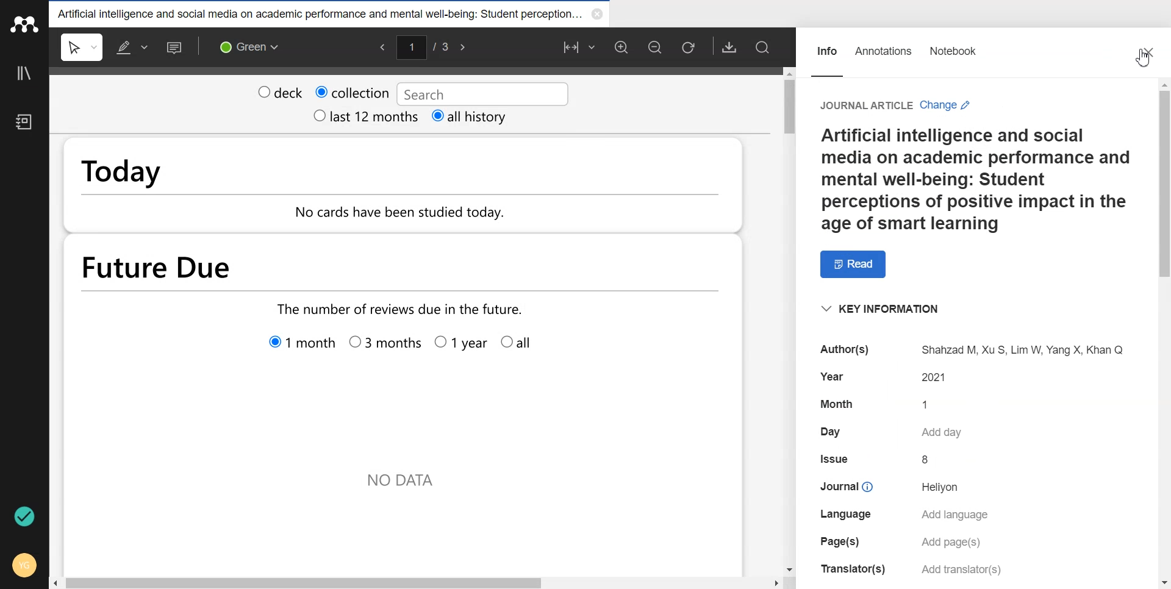 The height and width of the screenshot is (589, 1171). What do you see at coordinates (1134, 62) in the screenshot?
I see `Cursor` at bounding box center [1134, 62].